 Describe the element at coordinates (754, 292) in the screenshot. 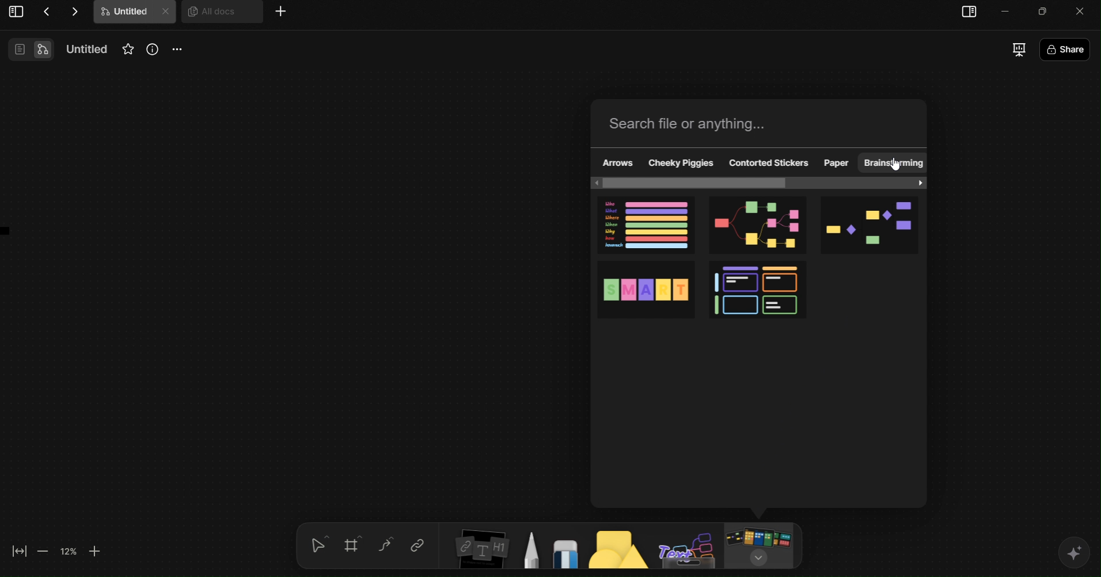

I see `4-Quadrant Matrix` at that location.